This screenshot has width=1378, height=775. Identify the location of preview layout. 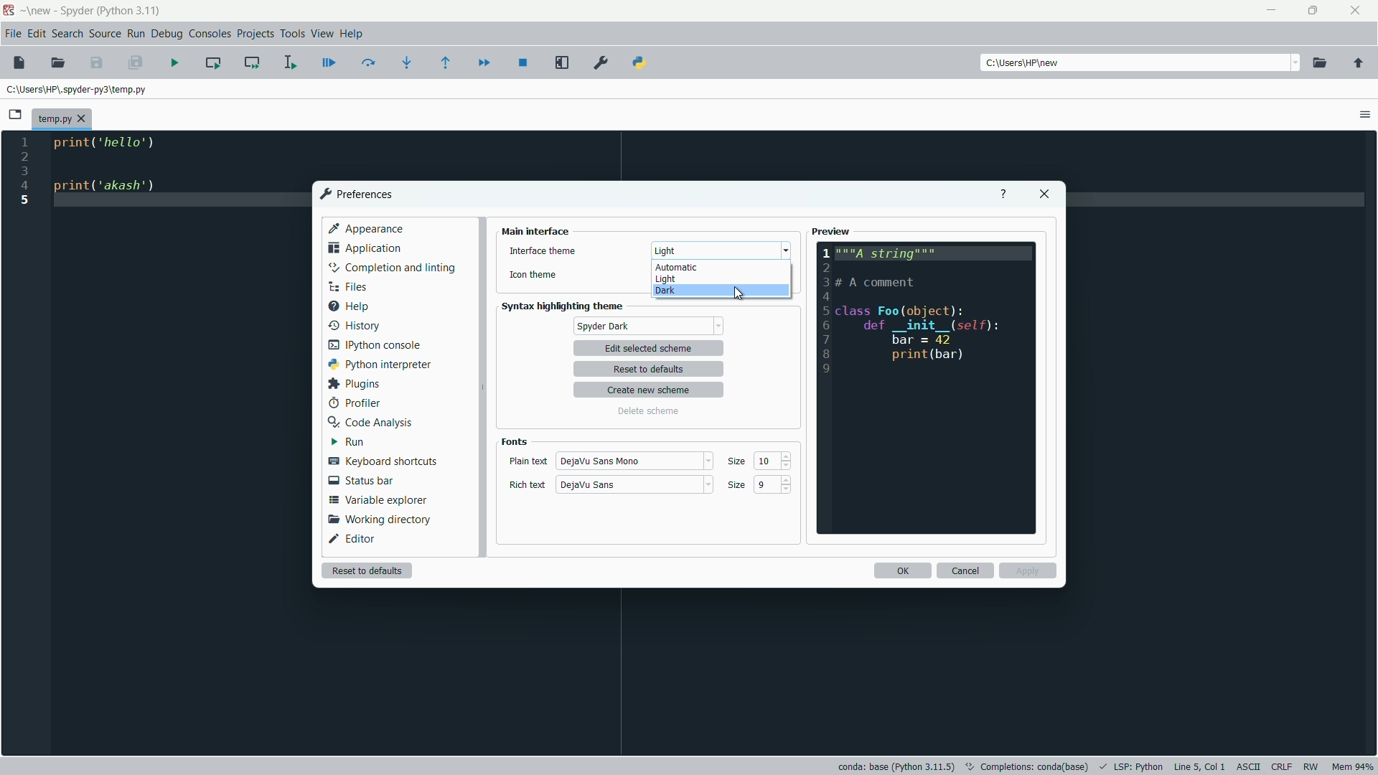
(927, 388).